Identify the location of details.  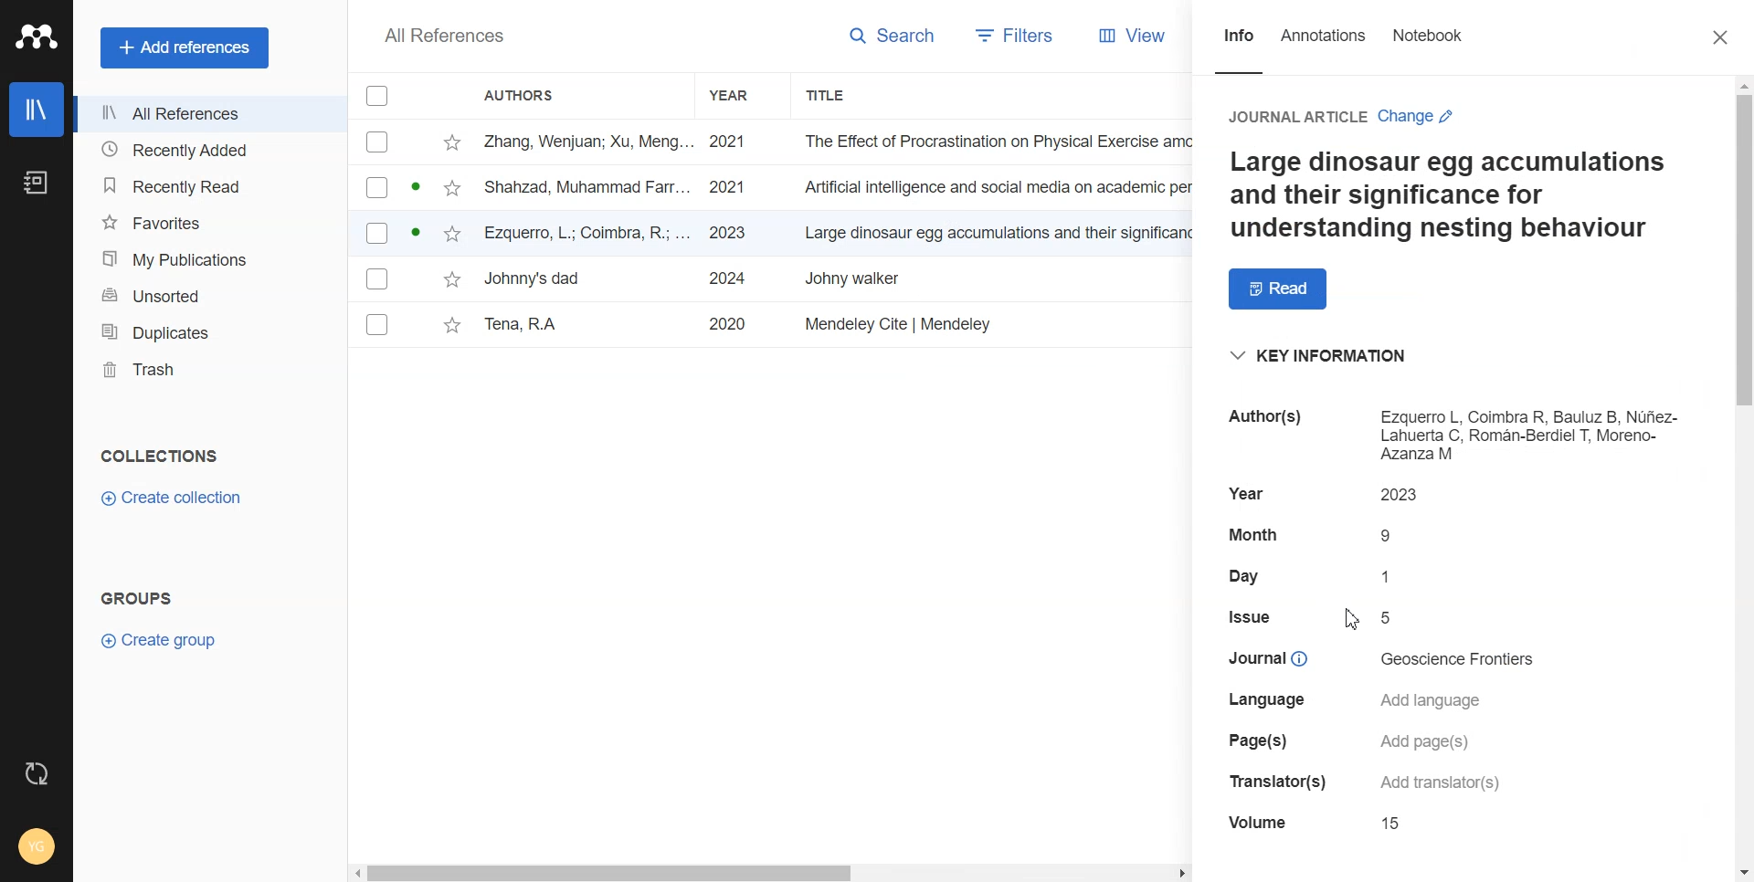
(1250, 494).